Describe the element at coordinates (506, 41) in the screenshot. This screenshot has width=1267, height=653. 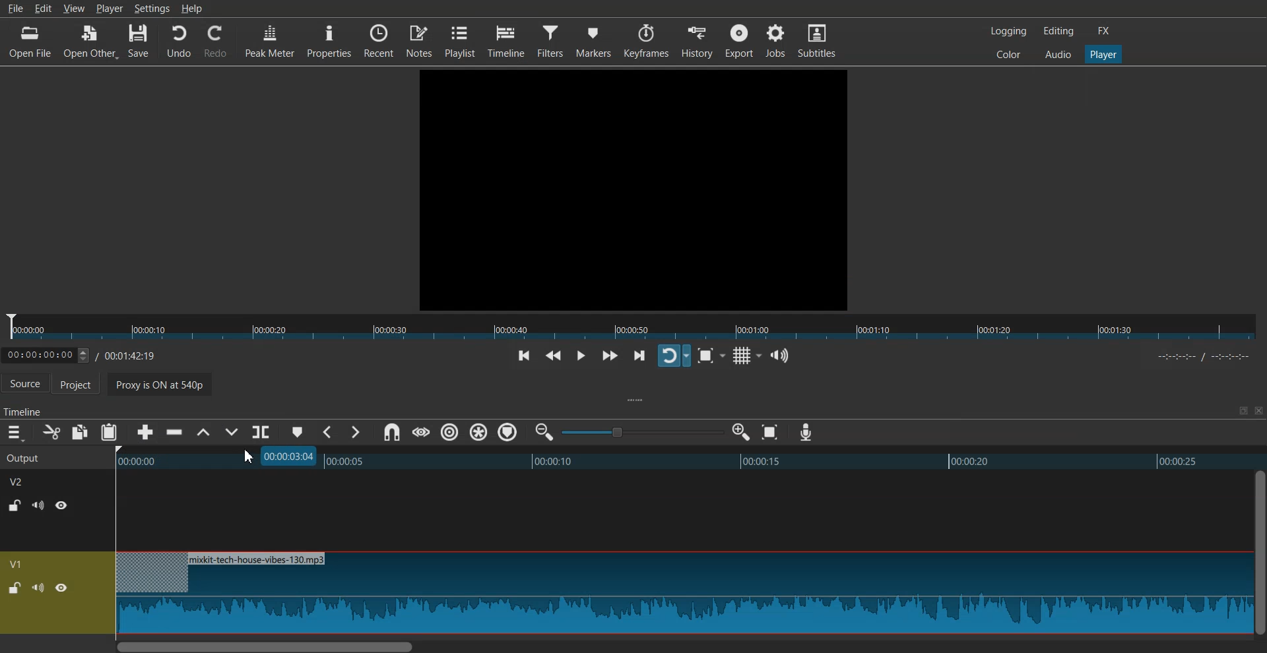
I see `Timeline` at that location.